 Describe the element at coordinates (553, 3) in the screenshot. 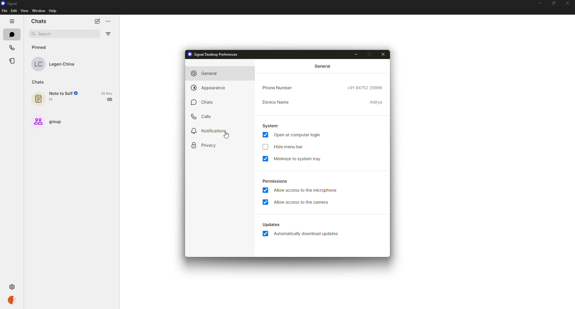

I see `maximize` at that location.